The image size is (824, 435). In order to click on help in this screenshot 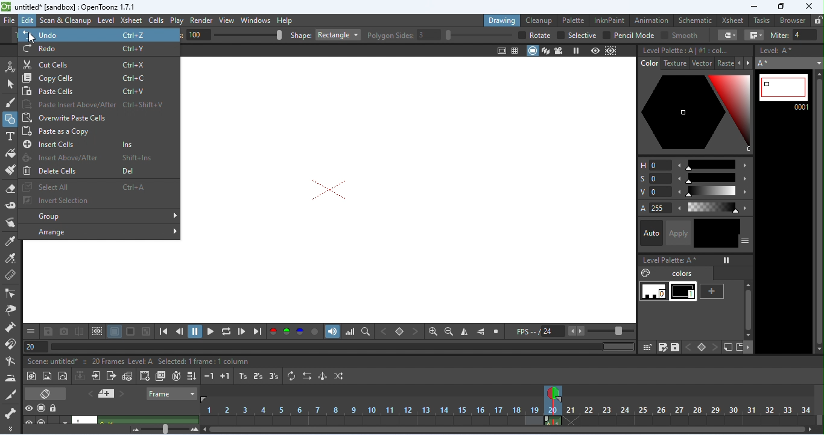, I will do `click(285, 20)`.